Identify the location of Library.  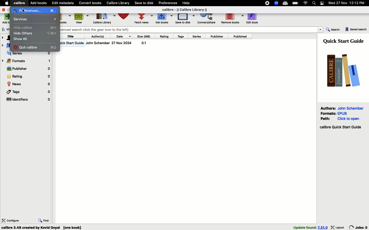
(104, 20).